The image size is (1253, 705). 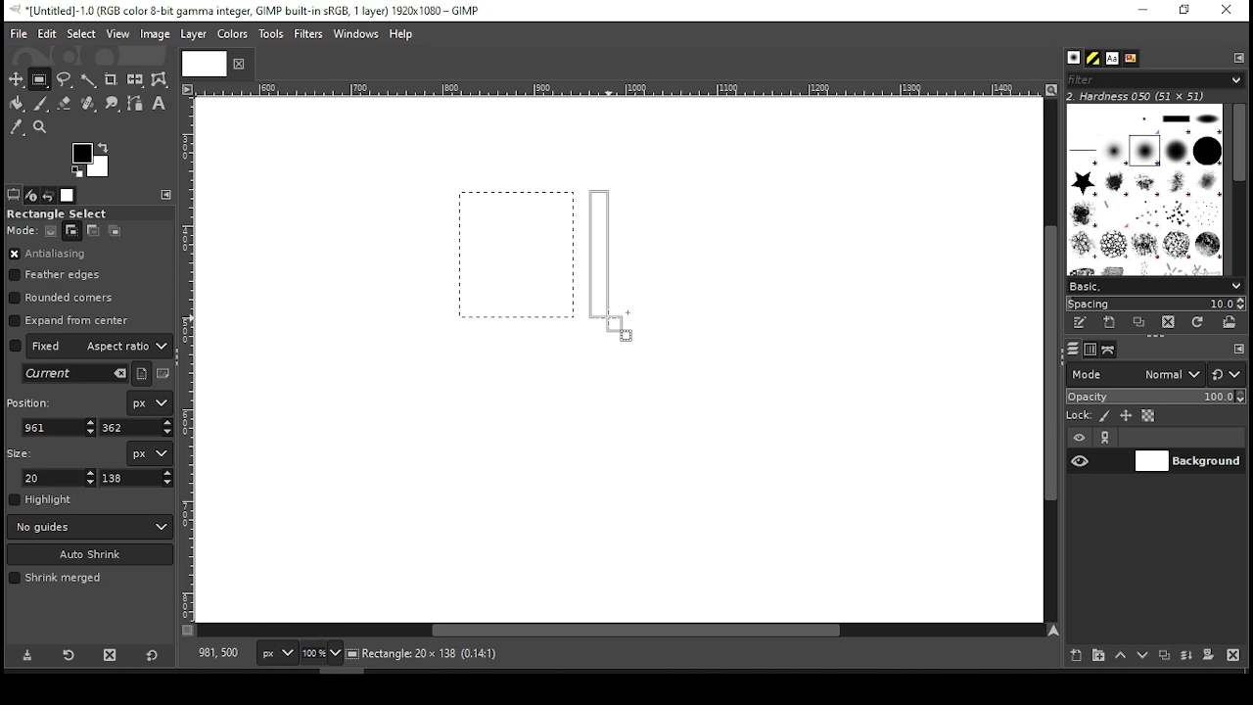 What do you see at coordinates (1155, 304) in the screenshot?
I see `spacing` at bounding box center [1155, 304].